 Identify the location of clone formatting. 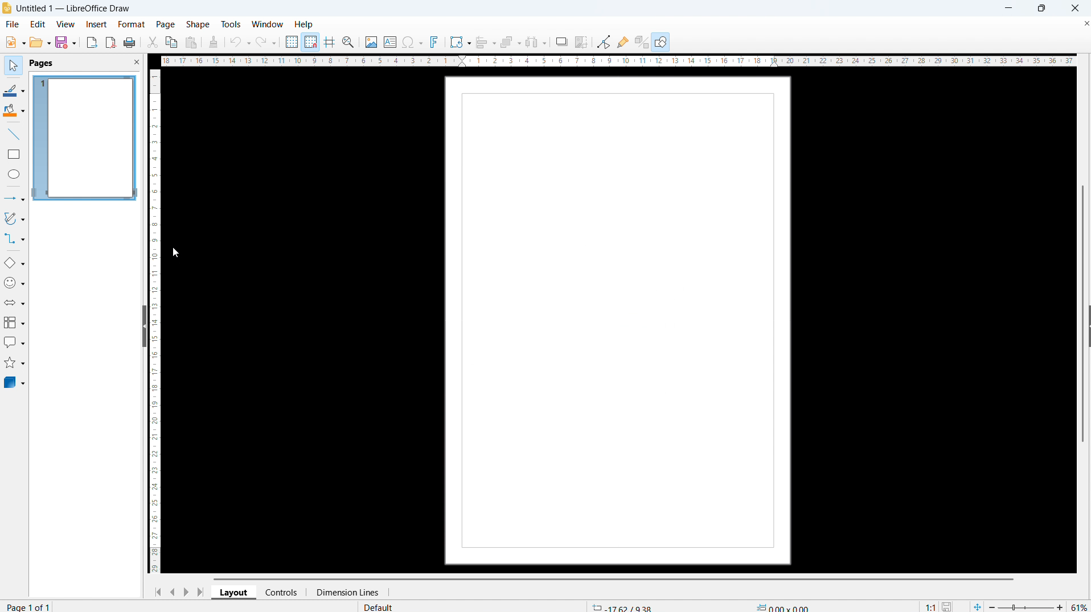
(214, 42).